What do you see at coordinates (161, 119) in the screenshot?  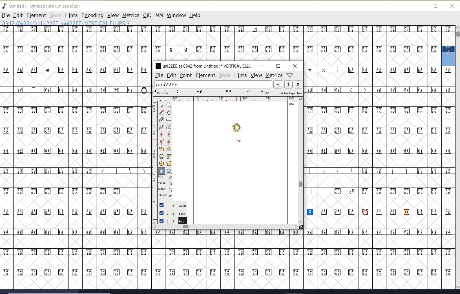 I see `cut splines in two` at bounding box center [161, 119].